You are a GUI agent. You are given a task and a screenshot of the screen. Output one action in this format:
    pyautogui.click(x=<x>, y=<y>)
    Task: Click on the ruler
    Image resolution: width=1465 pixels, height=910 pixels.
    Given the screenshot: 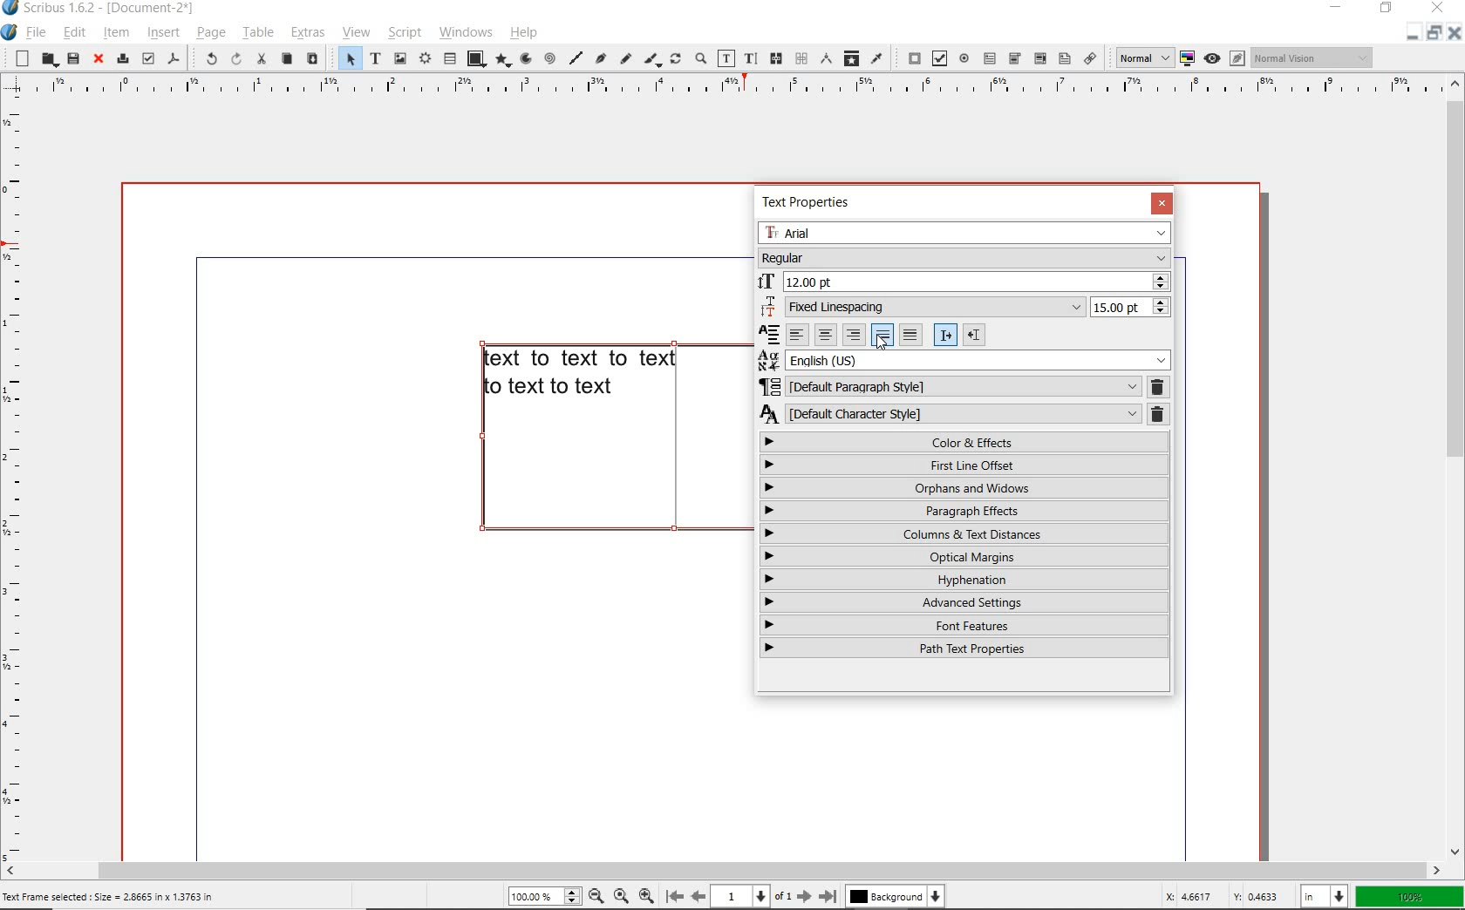 What is the action you would take?
    pyautogui.click(x=734, y=87)
    